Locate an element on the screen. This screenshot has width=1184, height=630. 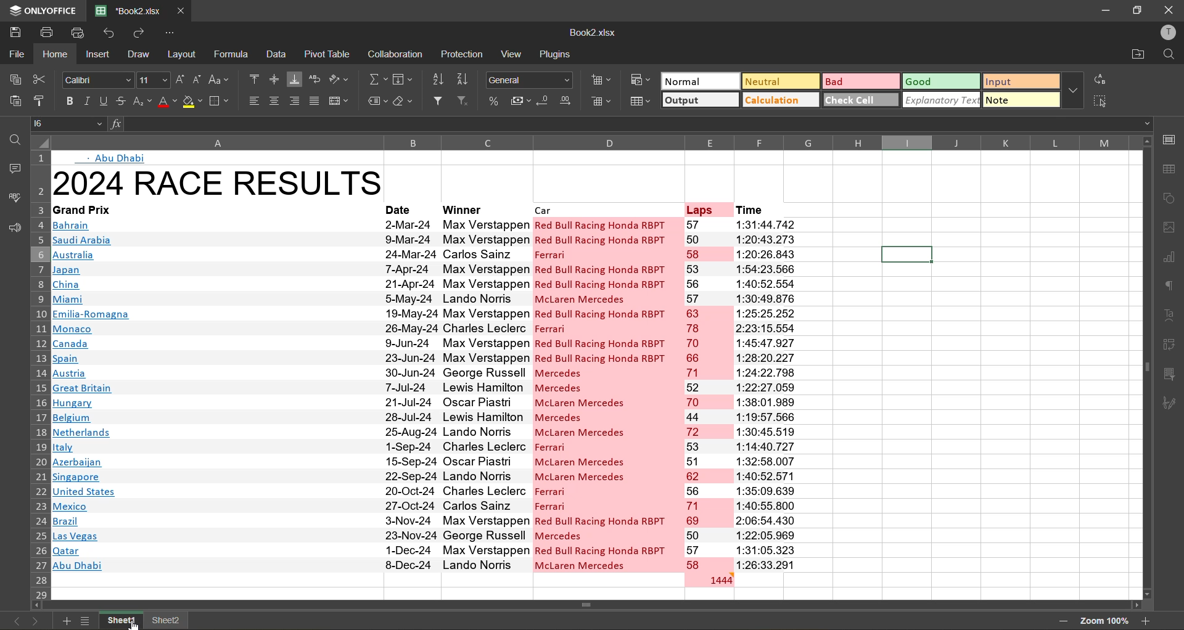
formula bar is located at coordinates (624, 123).